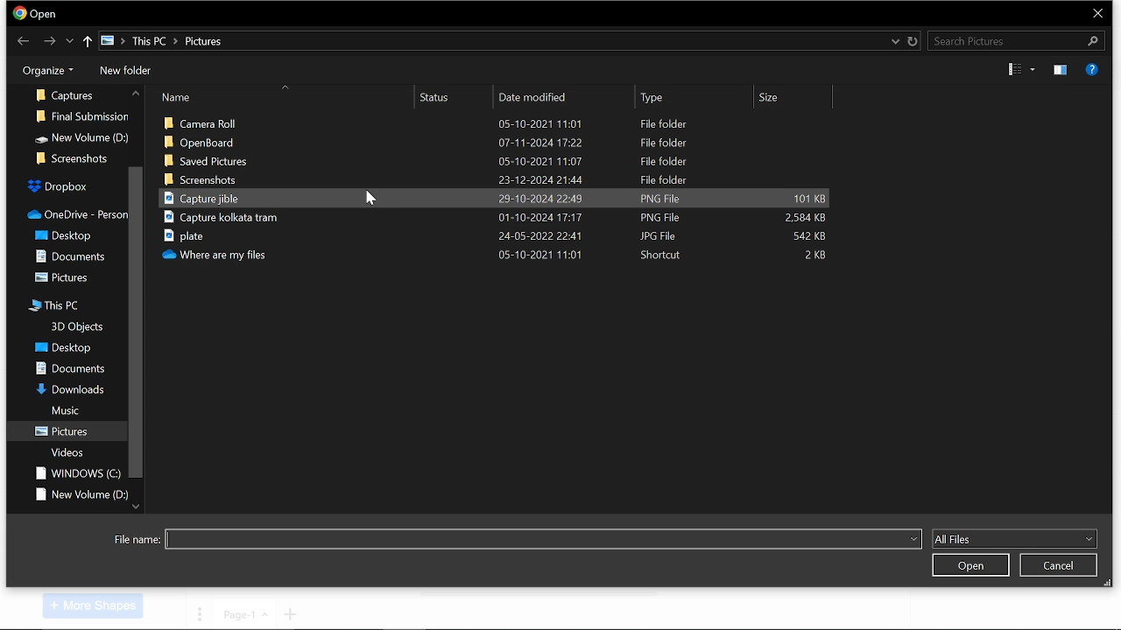 Image resolution: width=1121 pixels, height=630 pixels. What do you see at coordinates (491, 179) in the screenshot?
I see `files` at bounding box center [491, 179].